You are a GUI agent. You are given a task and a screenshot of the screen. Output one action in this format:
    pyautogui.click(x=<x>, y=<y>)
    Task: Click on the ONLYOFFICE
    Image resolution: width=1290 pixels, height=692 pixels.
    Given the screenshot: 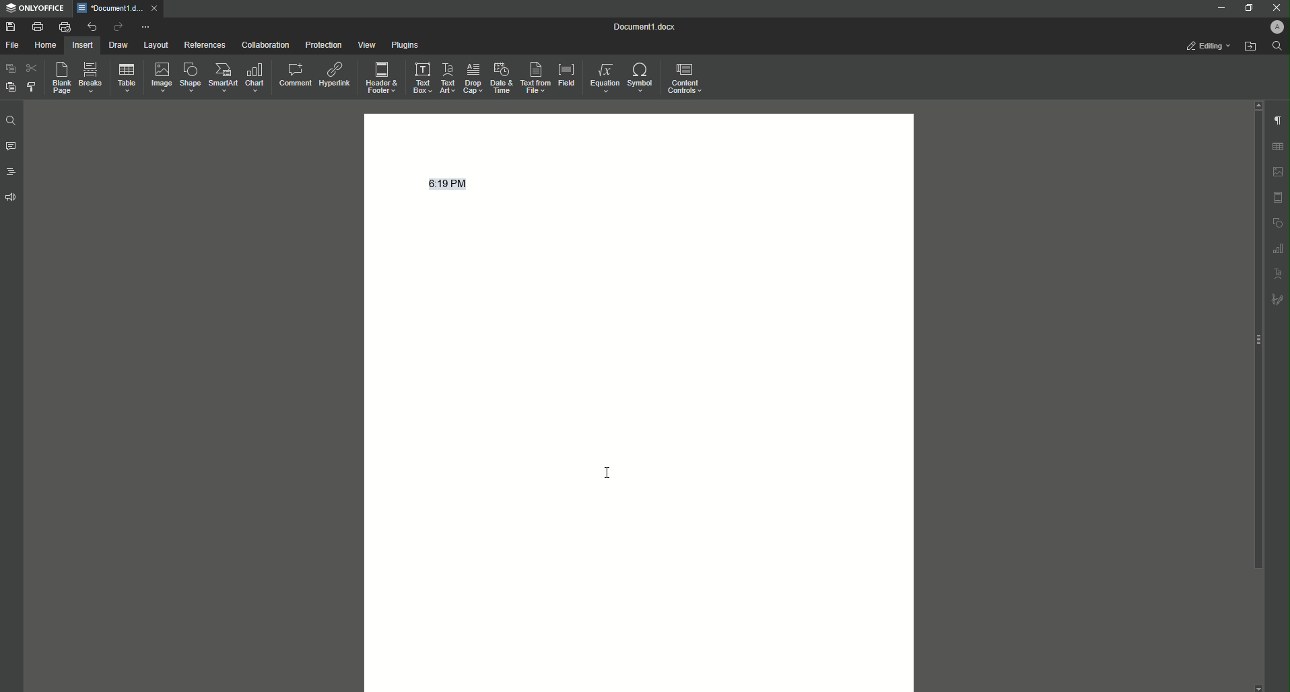 What is the action you would take?
    pyautogui.click(x=34, y=9)
    